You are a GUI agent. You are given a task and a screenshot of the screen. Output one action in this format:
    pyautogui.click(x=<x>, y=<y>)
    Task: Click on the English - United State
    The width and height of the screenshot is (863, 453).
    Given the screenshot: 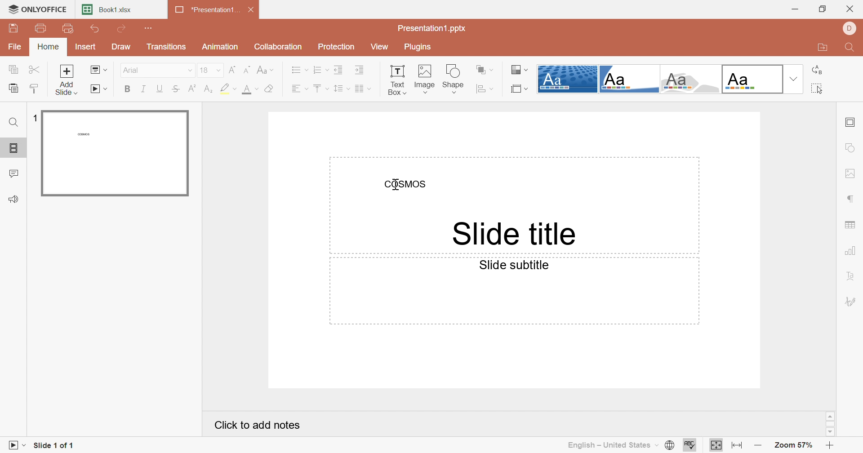 What is the action you would take?
    pyautogui.click(x=611, y=444)
    